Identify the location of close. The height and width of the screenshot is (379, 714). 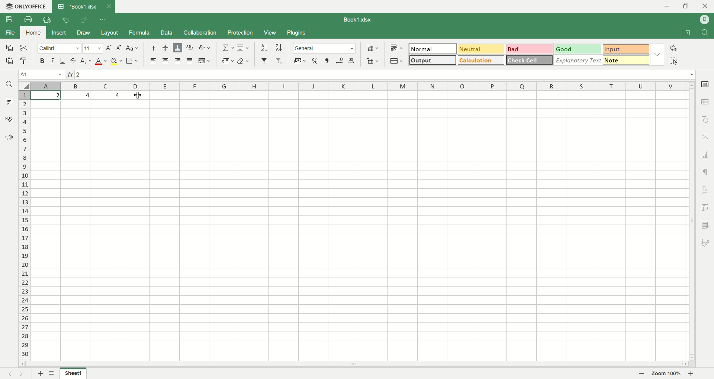
(704, 6).